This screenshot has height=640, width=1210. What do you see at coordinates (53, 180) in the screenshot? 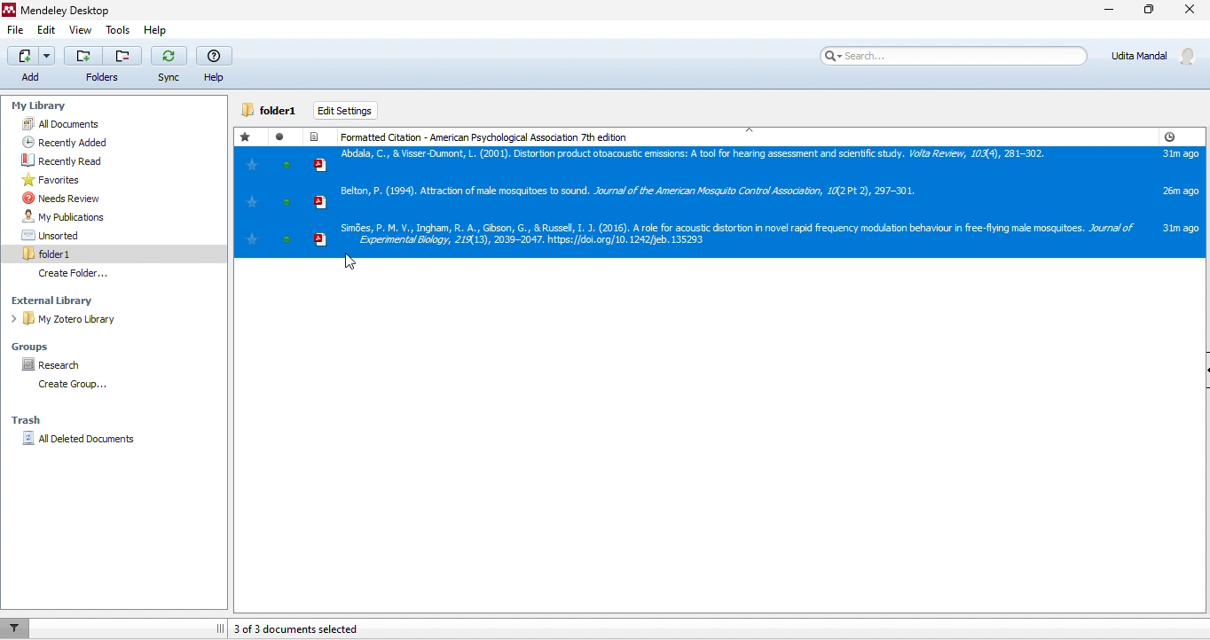
I see `favorites` at bounding box center [53, 180].